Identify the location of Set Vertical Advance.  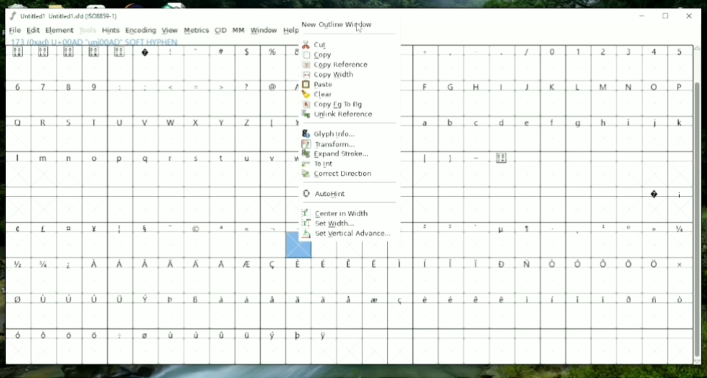
(348, 234).